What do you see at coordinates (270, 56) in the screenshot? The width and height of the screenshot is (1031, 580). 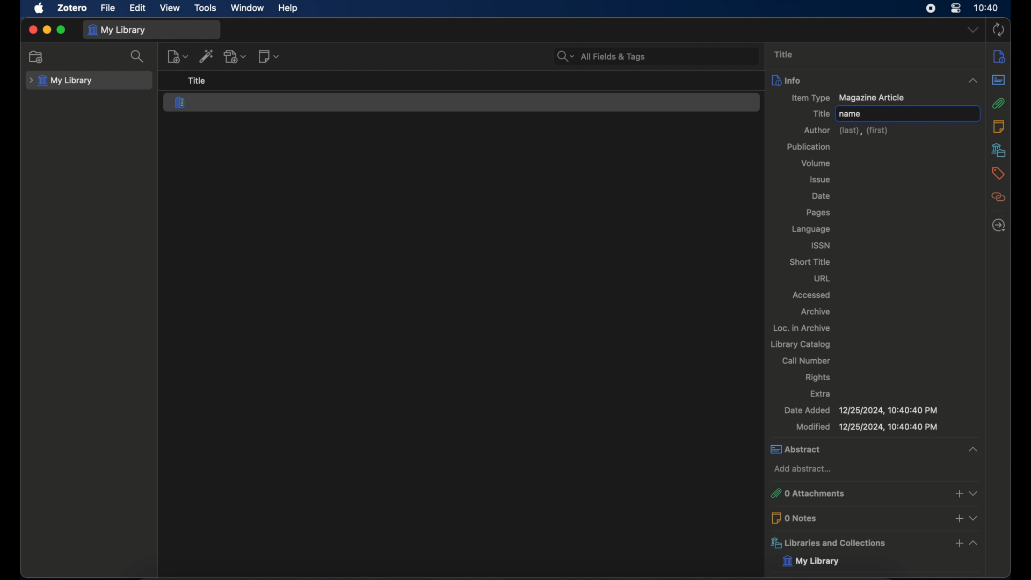 I see `new note` at bounding box center [270, 56].